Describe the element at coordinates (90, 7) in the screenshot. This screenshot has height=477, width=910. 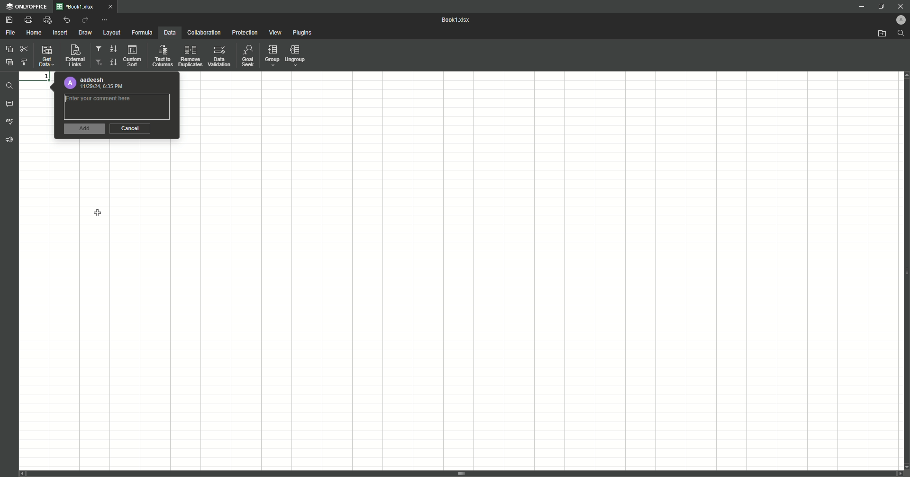
I see `Tab 1` at that location.